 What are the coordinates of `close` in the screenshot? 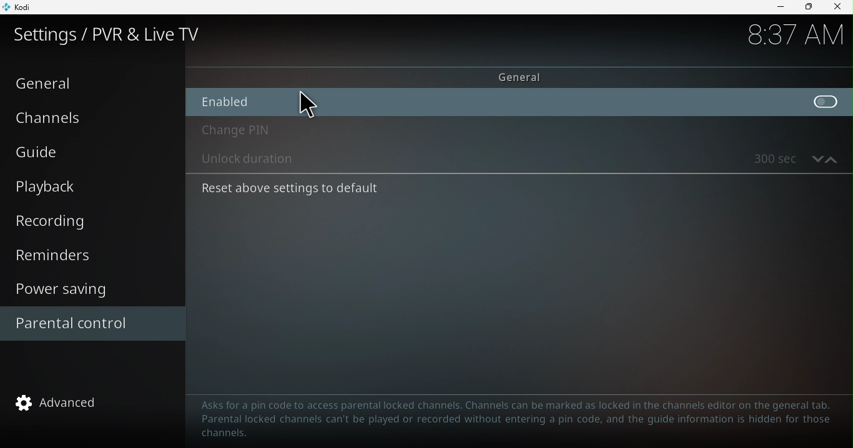 It's located at (839, 8).